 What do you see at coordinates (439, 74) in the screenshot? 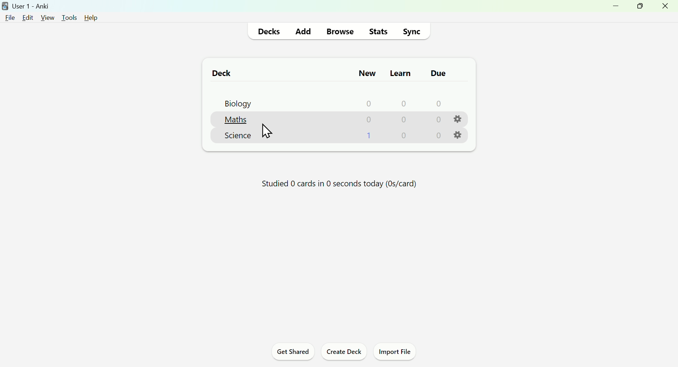
I see `due` at bounding box center [439, 74].